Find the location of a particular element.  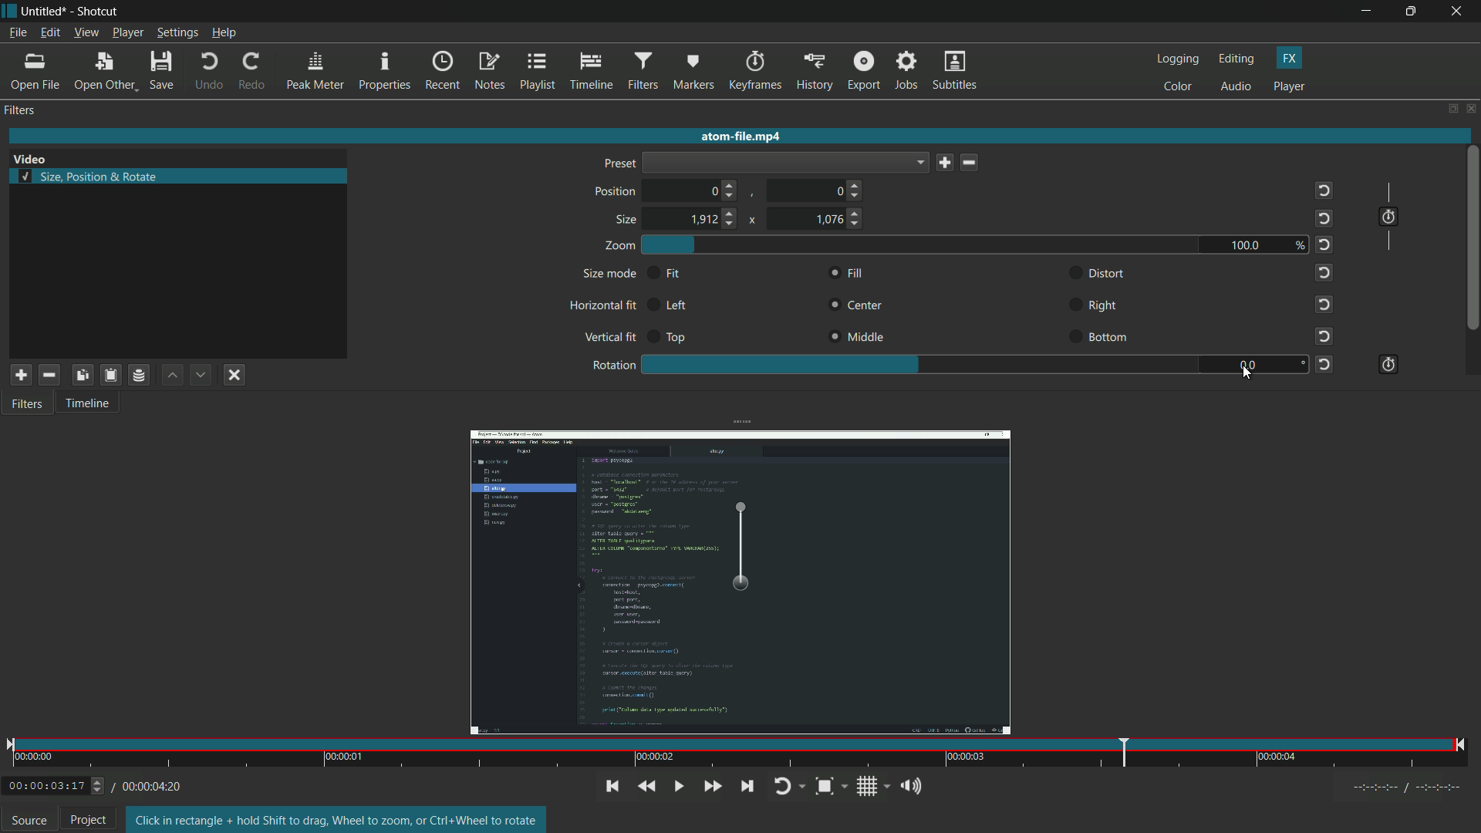

fill is located at coordinates (845, 275).